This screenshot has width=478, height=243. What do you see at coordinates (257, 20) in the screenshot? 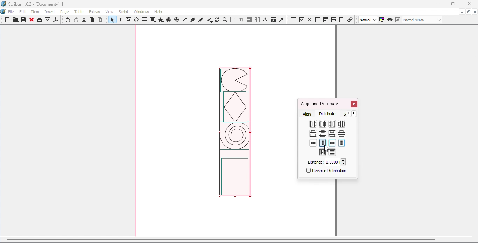
I see `Unlink text frames` at bounding box center [257, 20].